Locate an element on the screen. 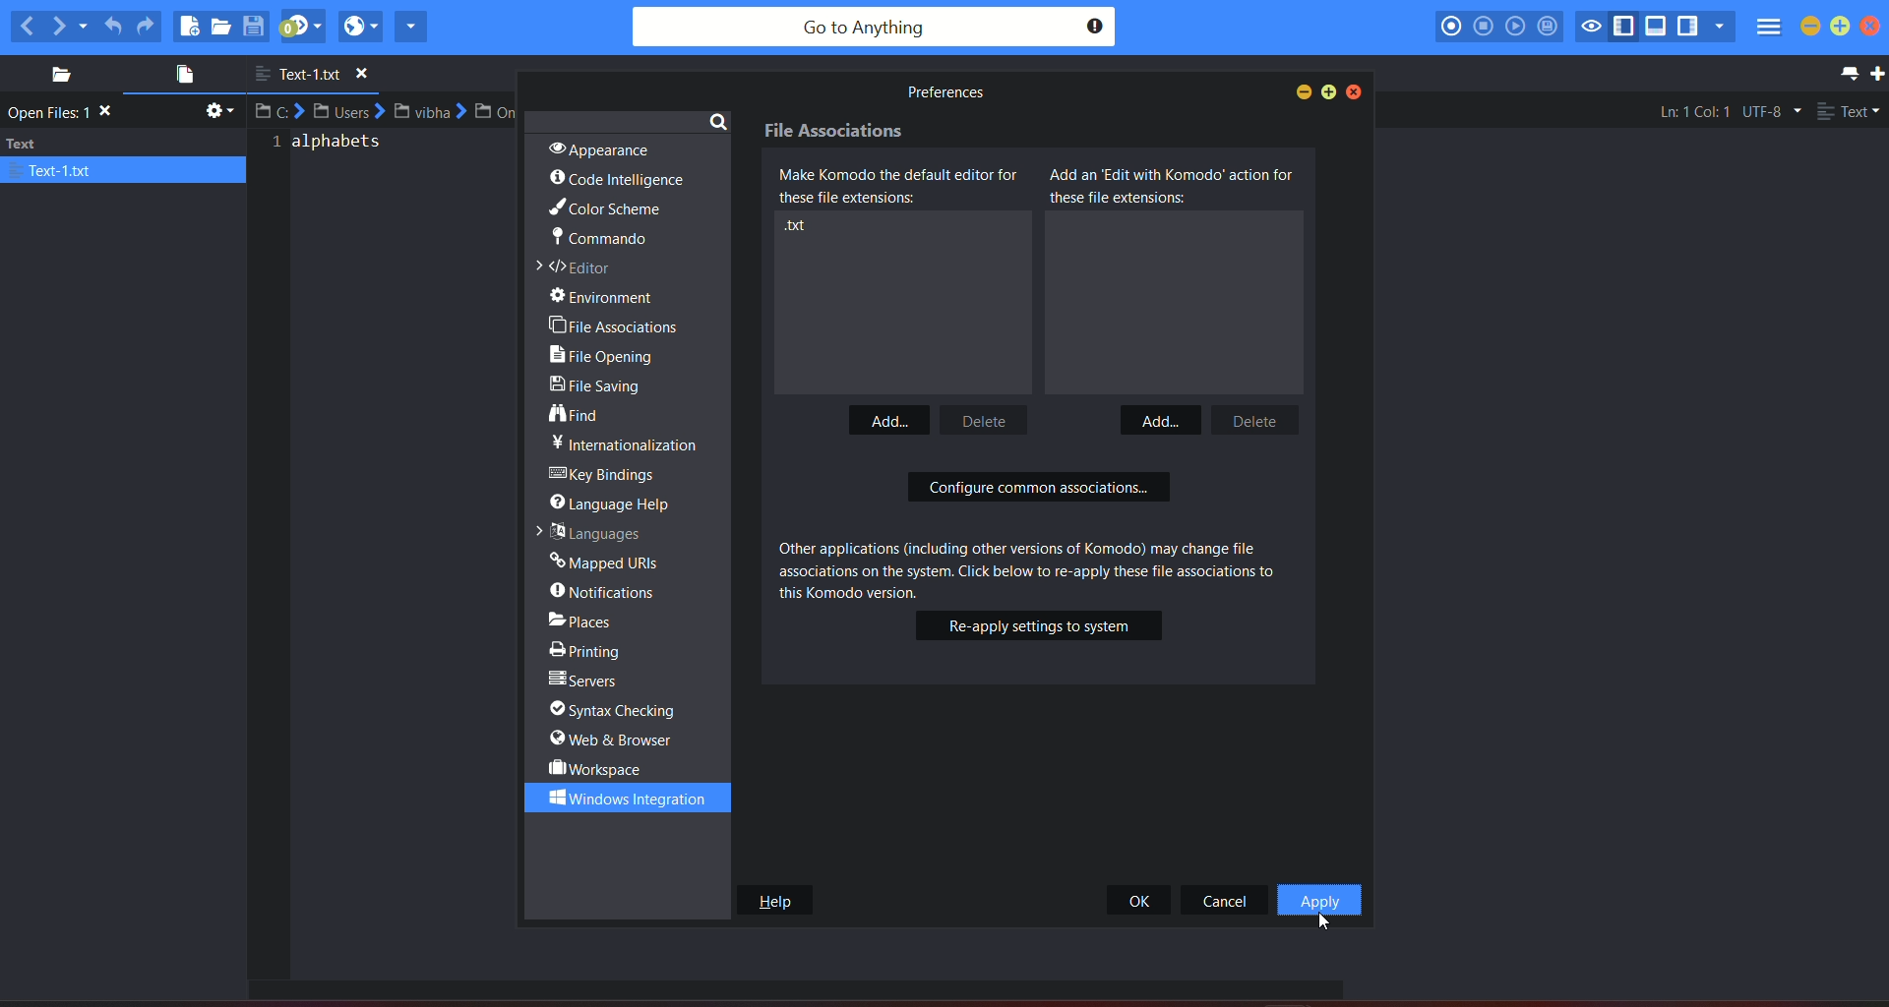 Image resolution: width=1889 pixels, height=1007 pixels. text is located at coordinates (624, 444).